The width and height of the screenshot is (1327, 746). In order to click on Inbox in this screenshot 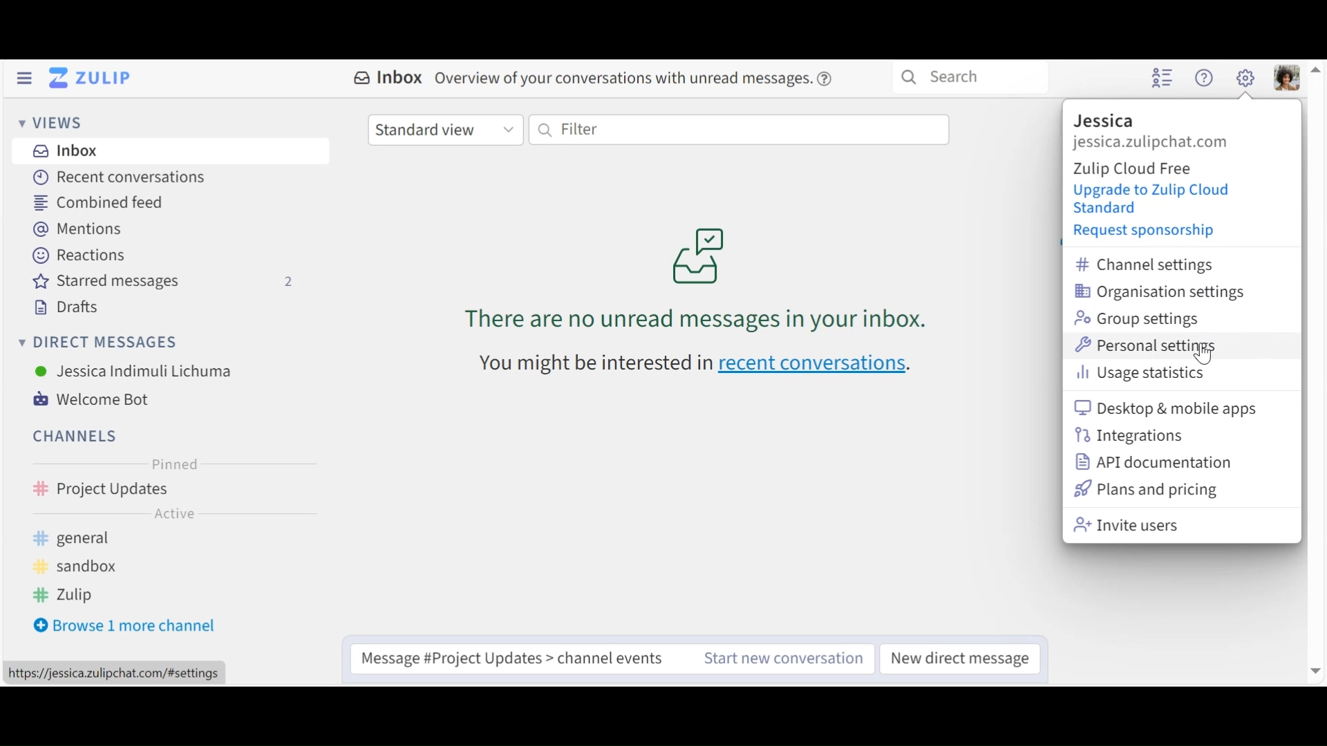, I will do `click(63, 151)`.